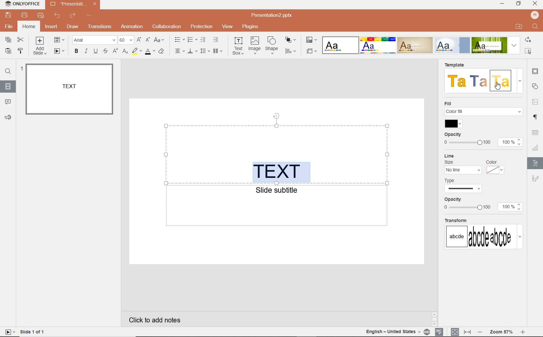  What do you see at coordinates (132, 27) in the screenshot?
I see `ANIMATION` at bounding box center [132, 27].